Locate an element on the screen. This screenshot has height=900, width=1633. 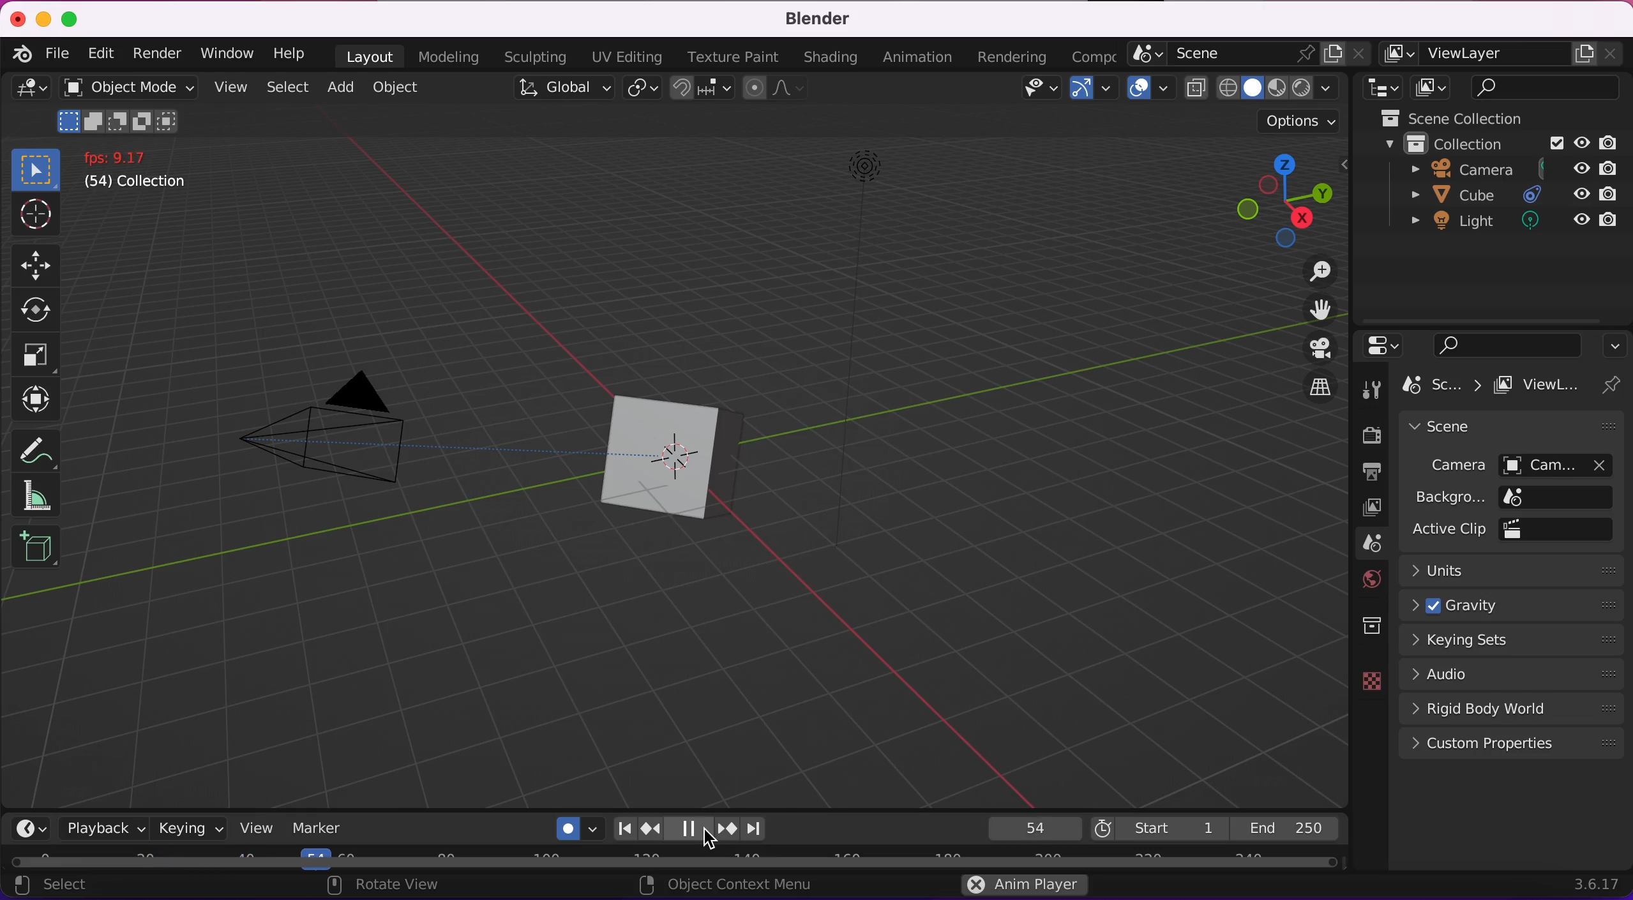
camera is located at coordinates (1510, 463).